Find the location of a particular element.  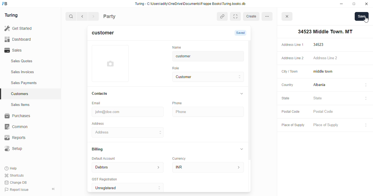

Billing is located at coordinates (100, 150).